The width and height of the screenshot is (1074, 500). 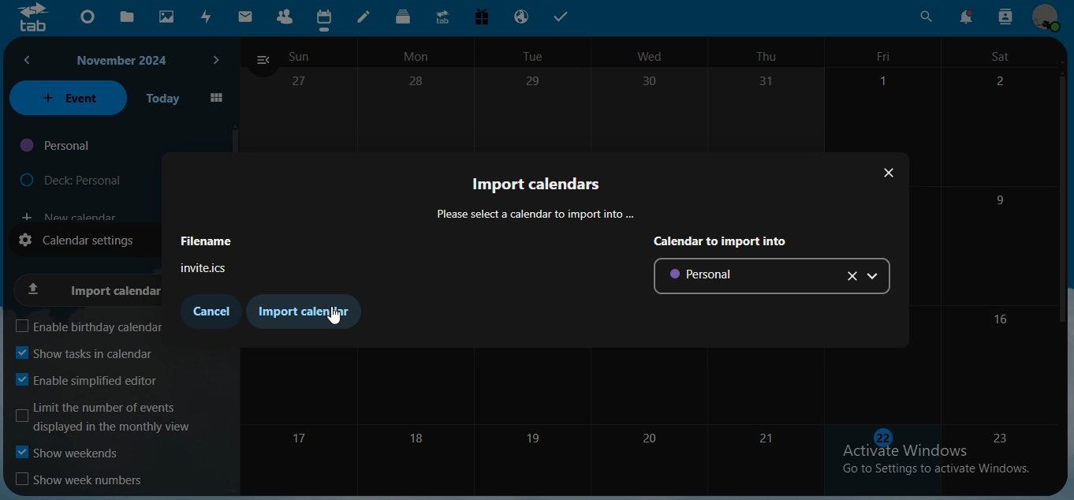 What do you see at coordinates (205, 241) in the screenshot?
I see `fiename` at bounding box center [205, 241].